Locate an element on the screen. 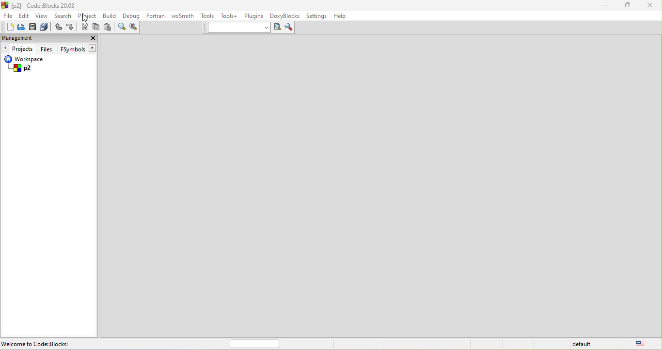 The image size is (662, 350). united state is located at coordinates (644, 344).